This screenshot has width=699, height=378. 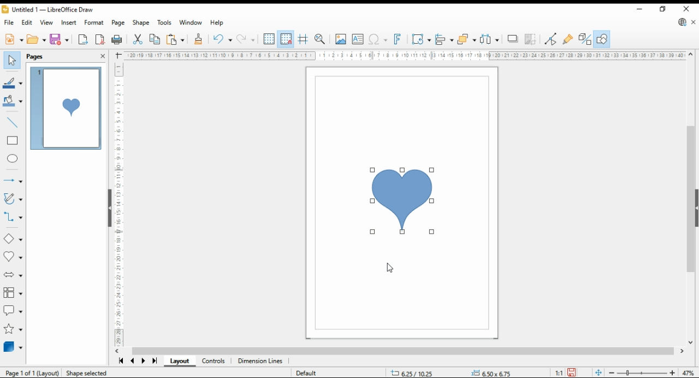 What do you see at coordinates (48, 9) in the screenshot?
I see `icon and filename` at bounding box center [48, 9].